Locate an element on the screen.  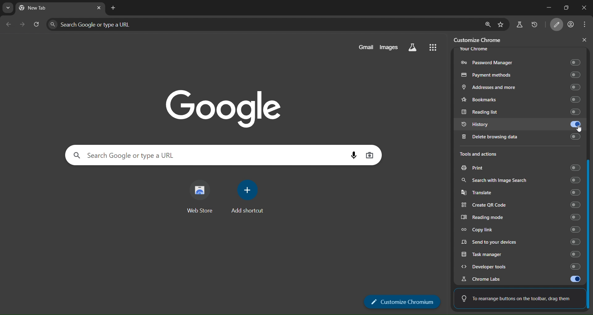
Search google or type a URL is located at coordinates (263, 24).